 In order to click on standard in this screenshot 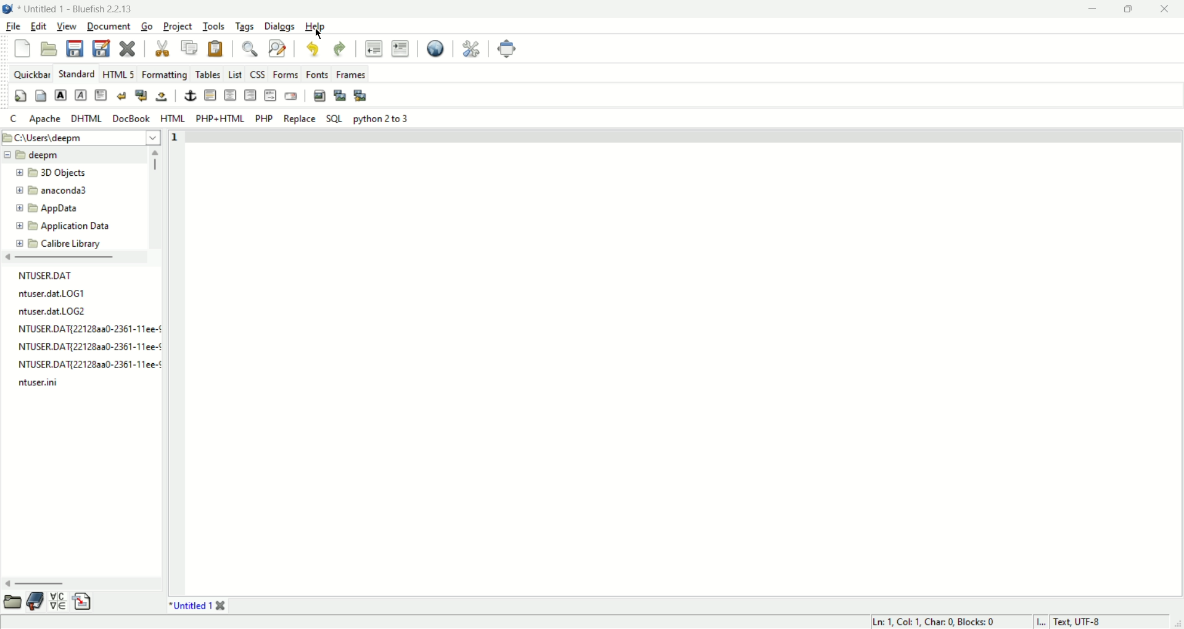, I will do `click(76, 74)`.